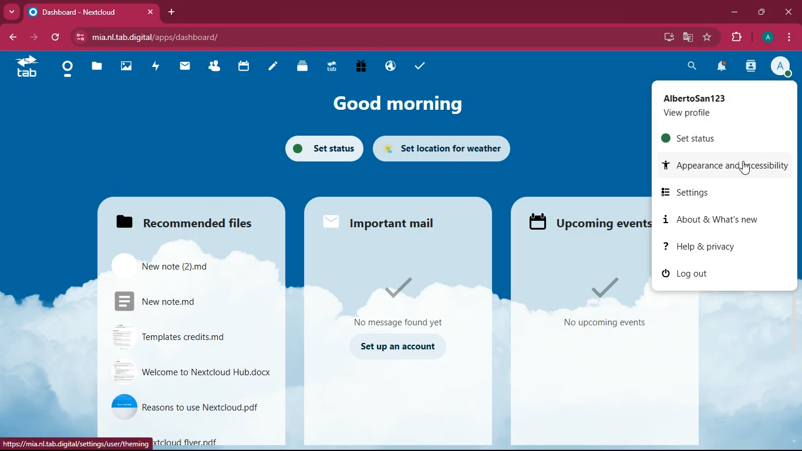 Image resolution: width=802 pixels, height=451 pixels. What do you see at coordinates (714, 138) in the screenshot?
I see `set status` at bounding box center [714, 138].